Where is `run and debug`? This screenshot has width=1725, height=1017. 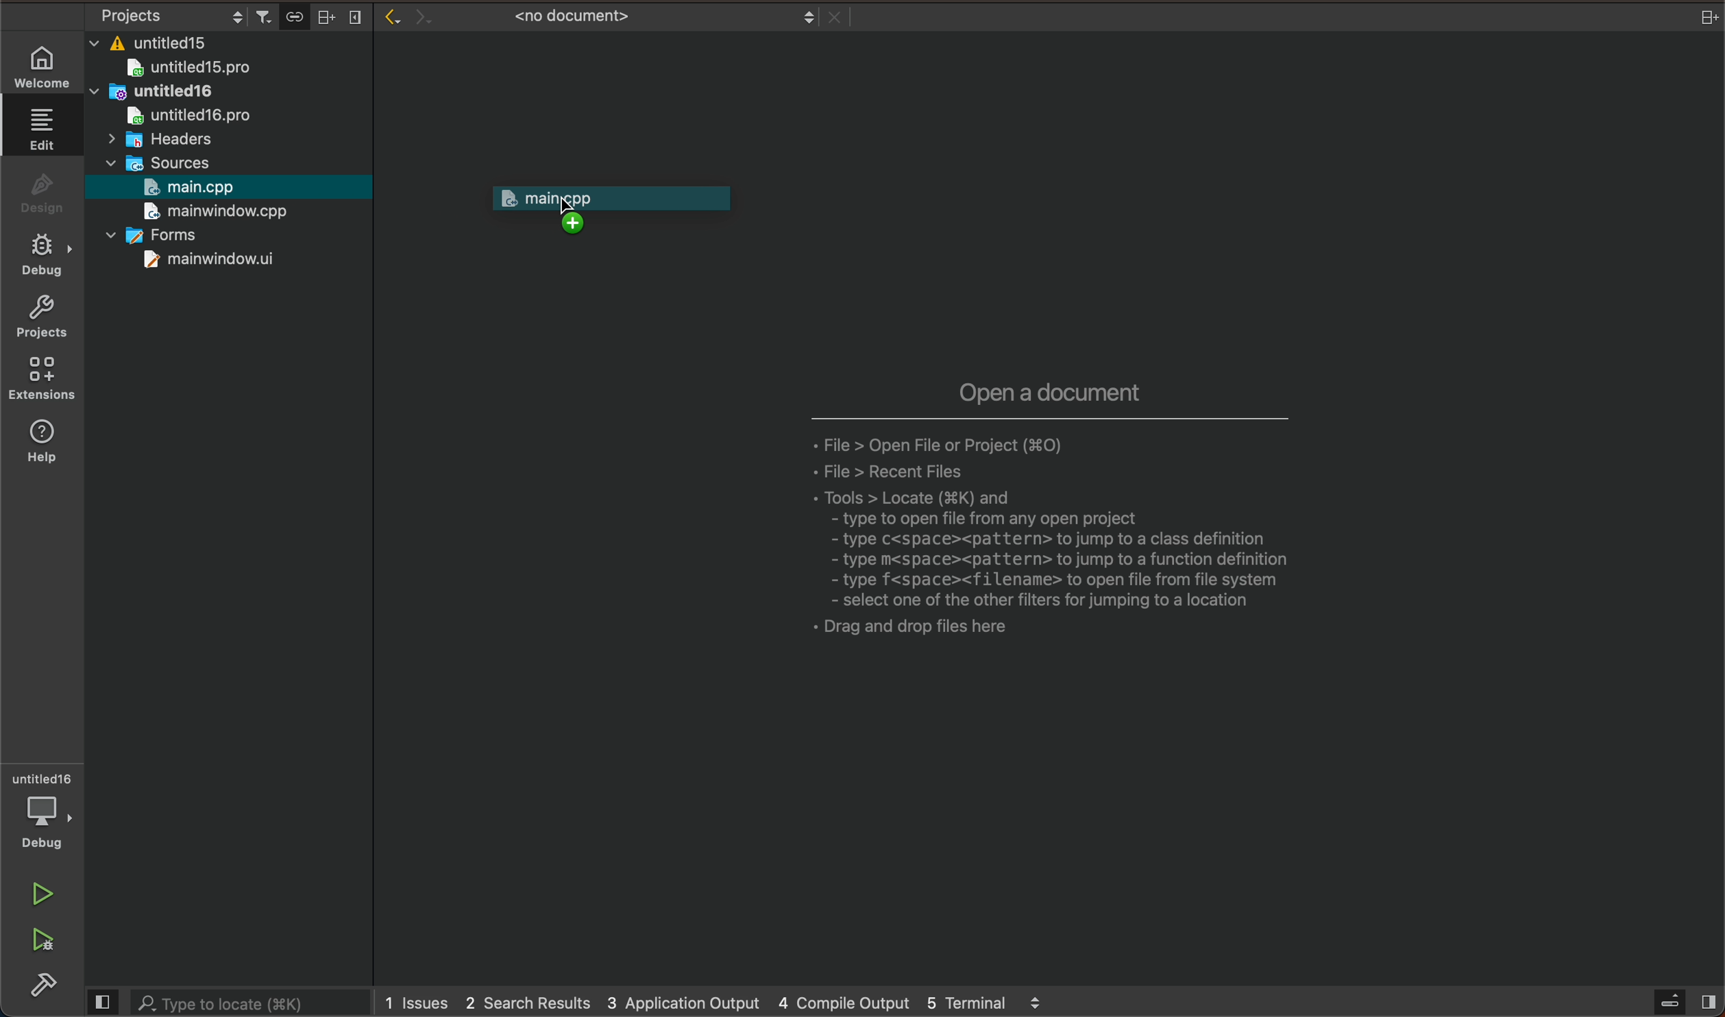 run and debug is located at coordinates (35, 938).